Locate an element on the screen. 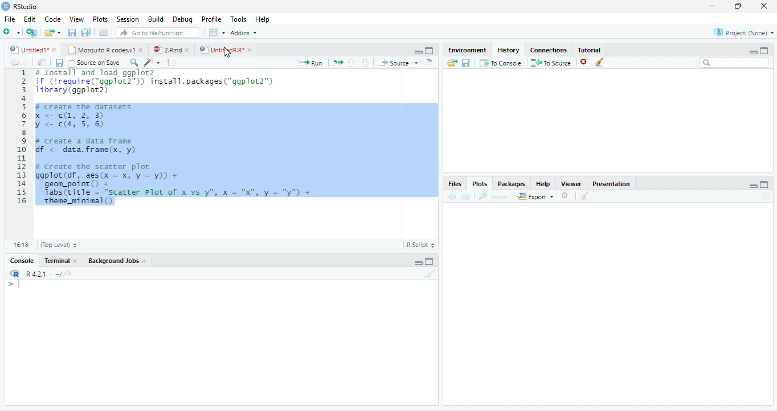  Source on Save is located at coordinates (95, 64).